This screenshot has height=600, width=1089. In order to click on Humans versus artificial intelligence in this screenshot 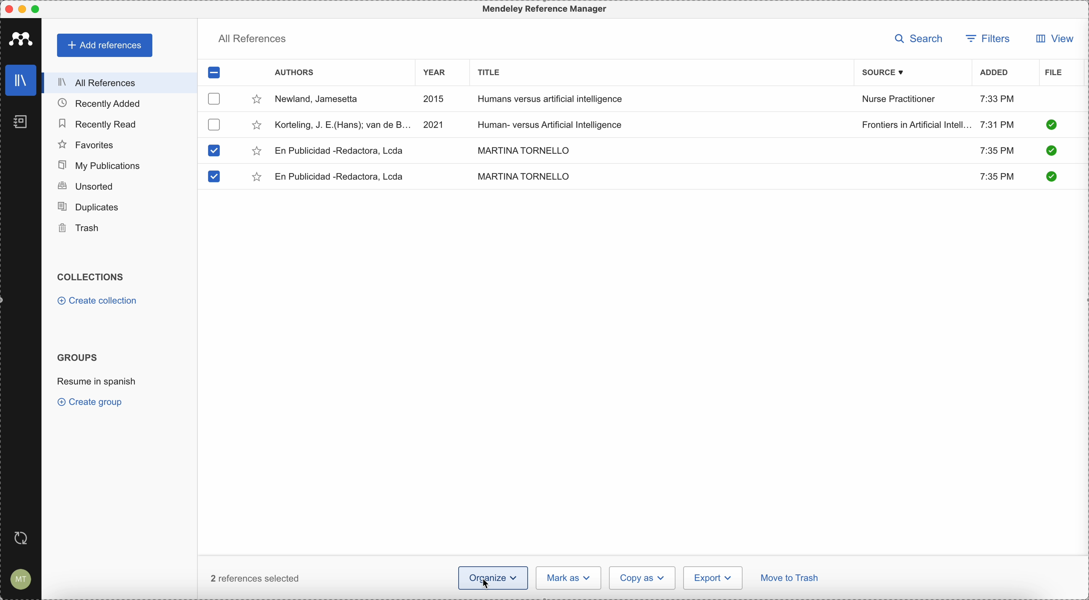, I will do `click(551, 100)`.